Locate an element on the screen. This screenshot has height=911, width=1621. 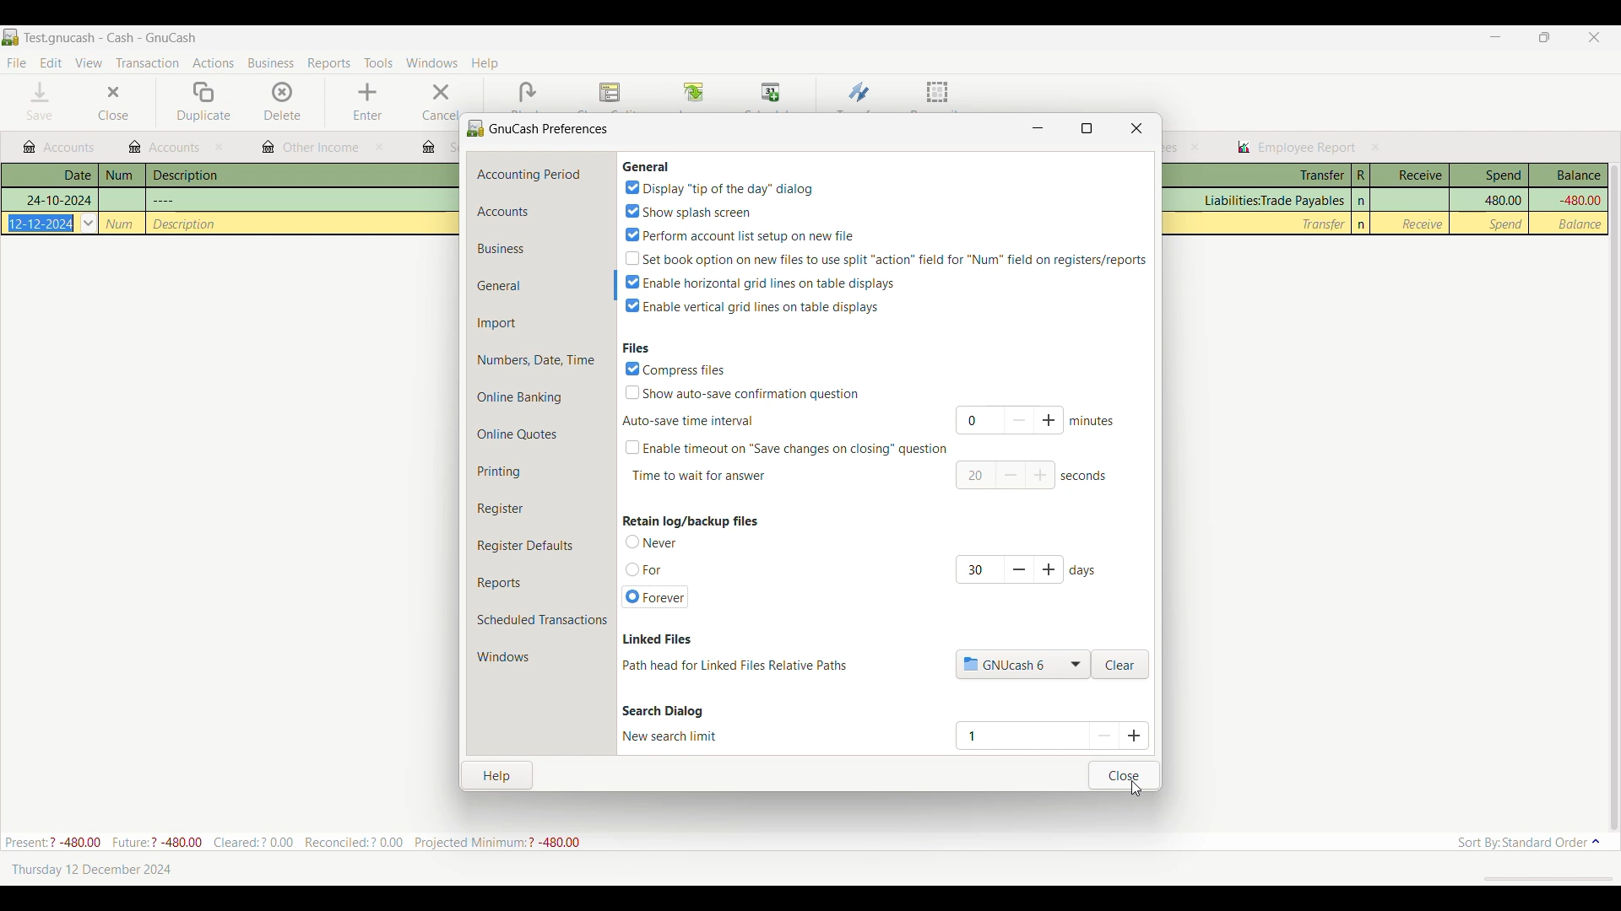
 is located at coordinates (186, 224).